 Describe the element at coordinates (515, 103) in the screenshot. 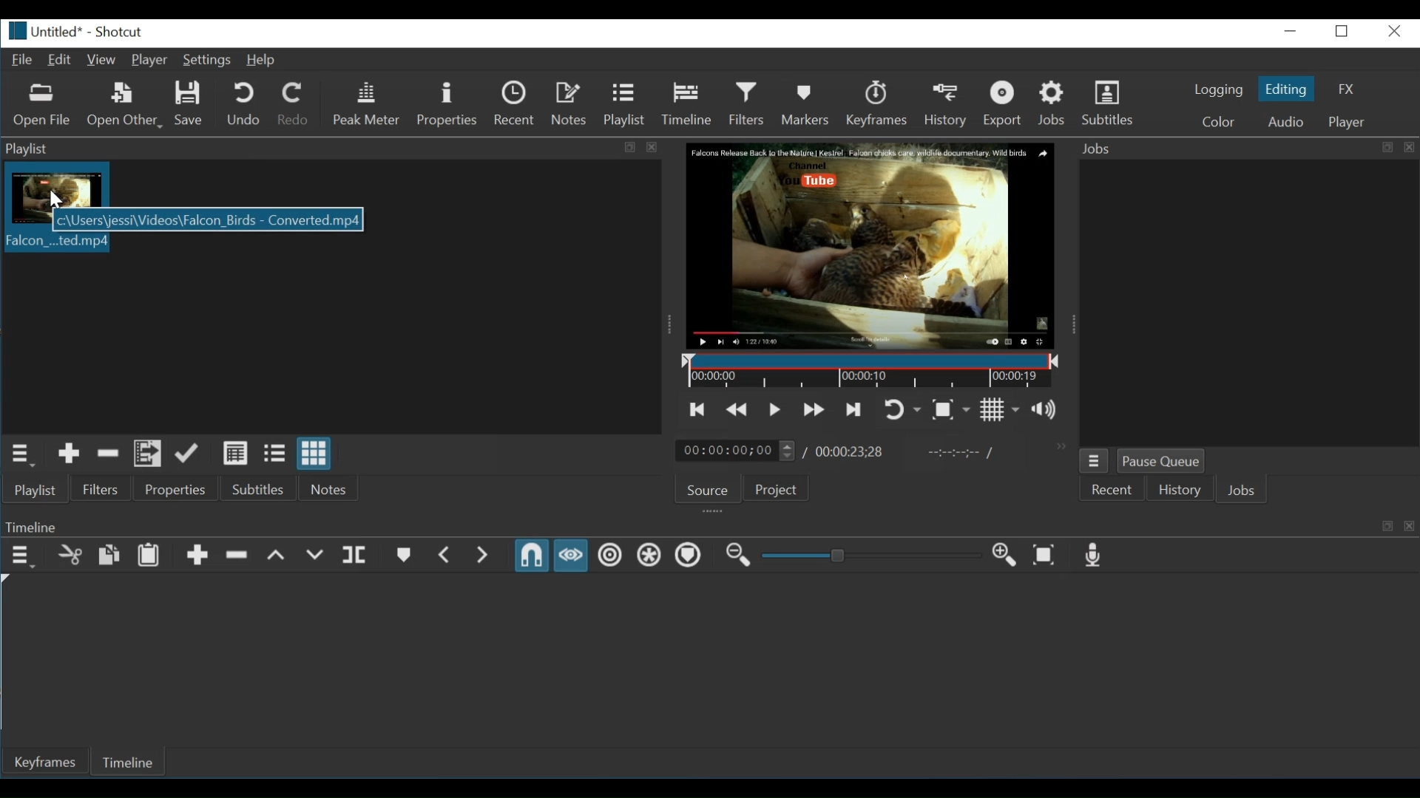

I see `Recent` at that location.